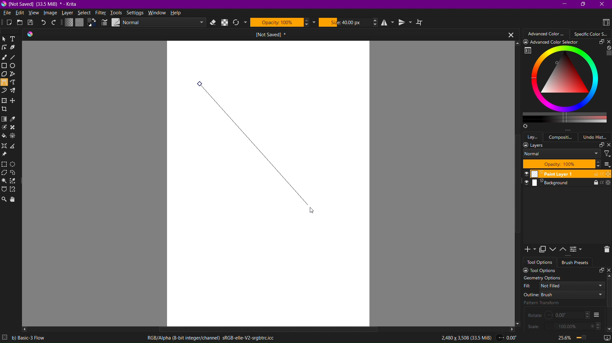 Image resolution: width=612 pixels, height=343 pixels. I want to click on View or Change Layer Properties, so click(577, 250).